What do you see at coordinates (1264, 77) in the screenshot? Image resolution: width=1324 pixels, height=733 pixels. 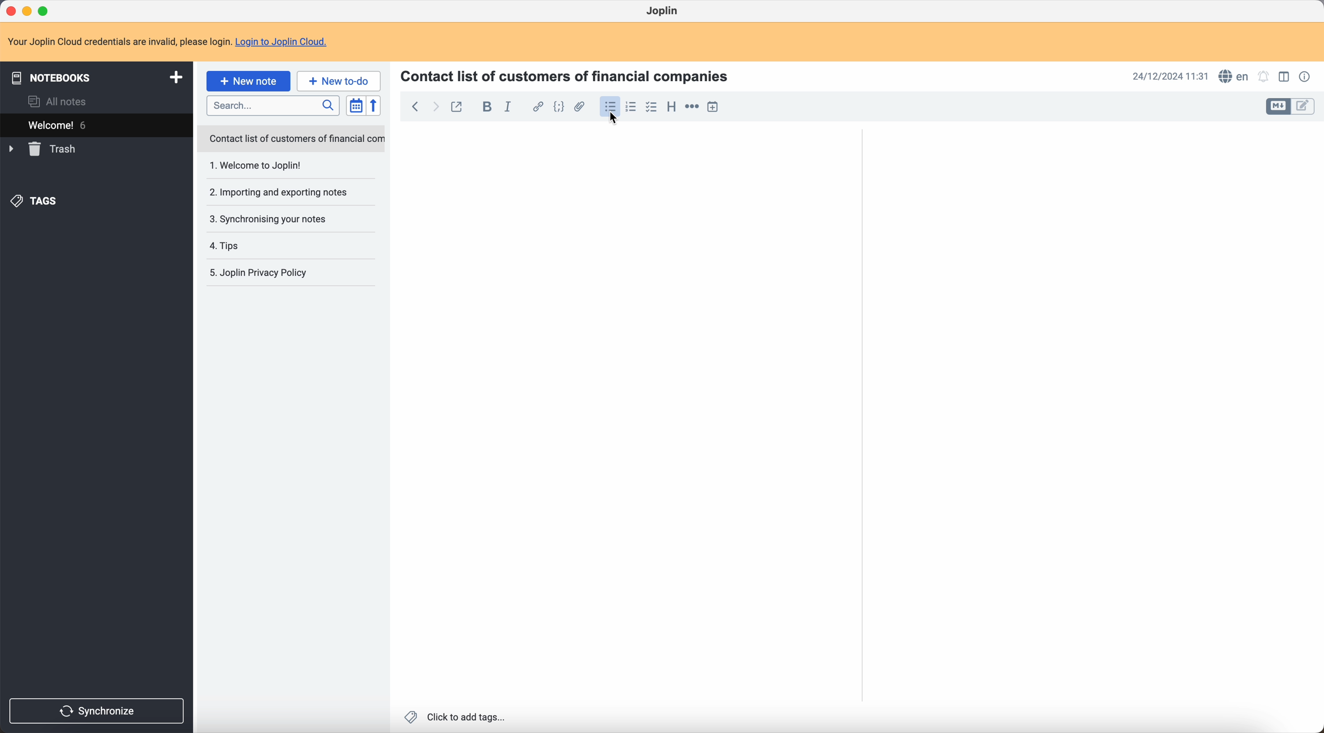 I see `set notifications` at bounding box center [1264, 77].